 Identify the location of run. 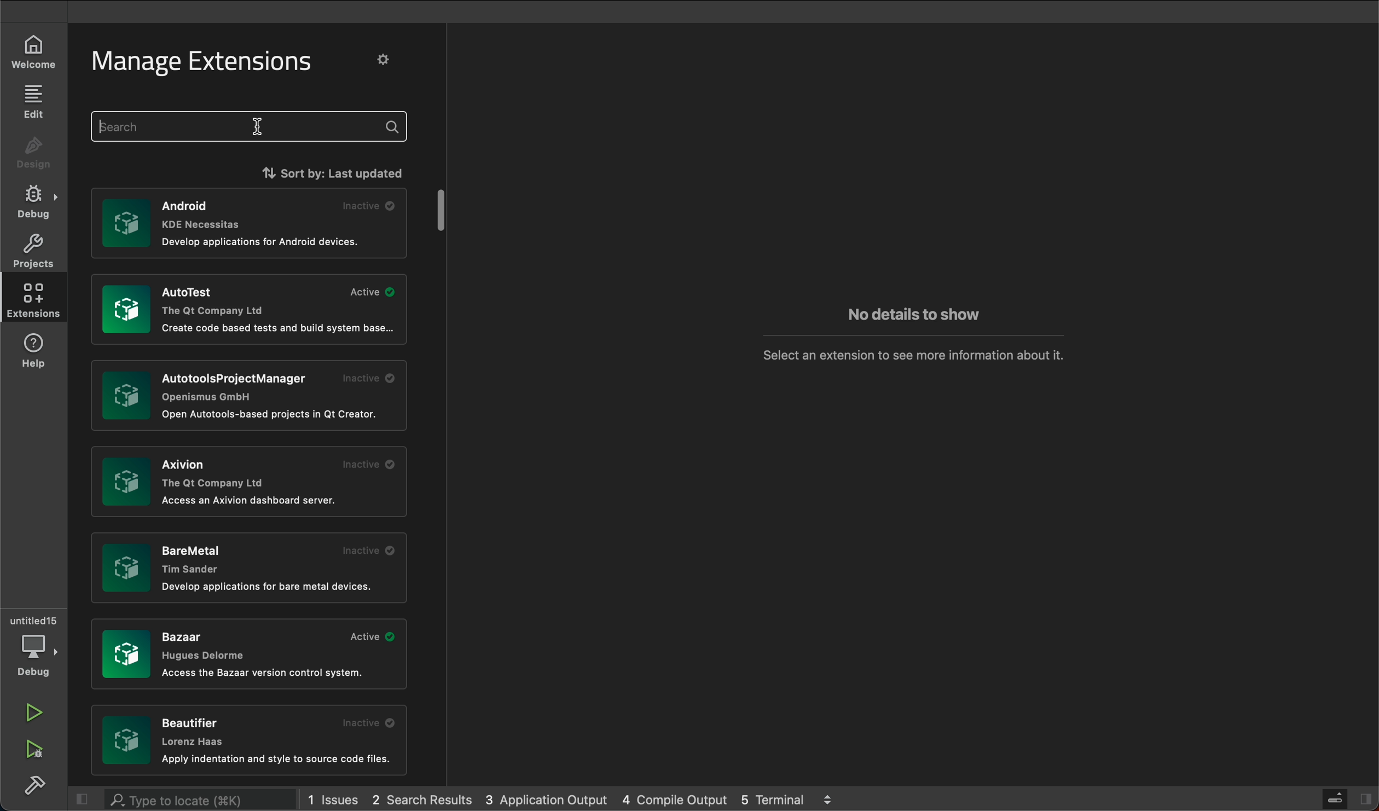
(37, 713).